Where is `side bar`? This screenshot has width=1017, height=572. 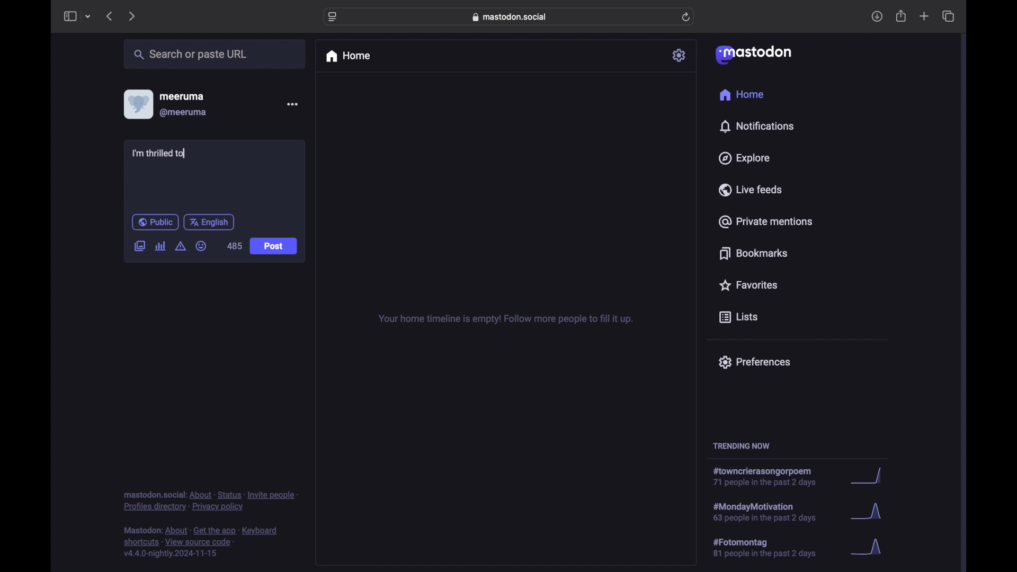
side bar is located at coordinates (69, 16).